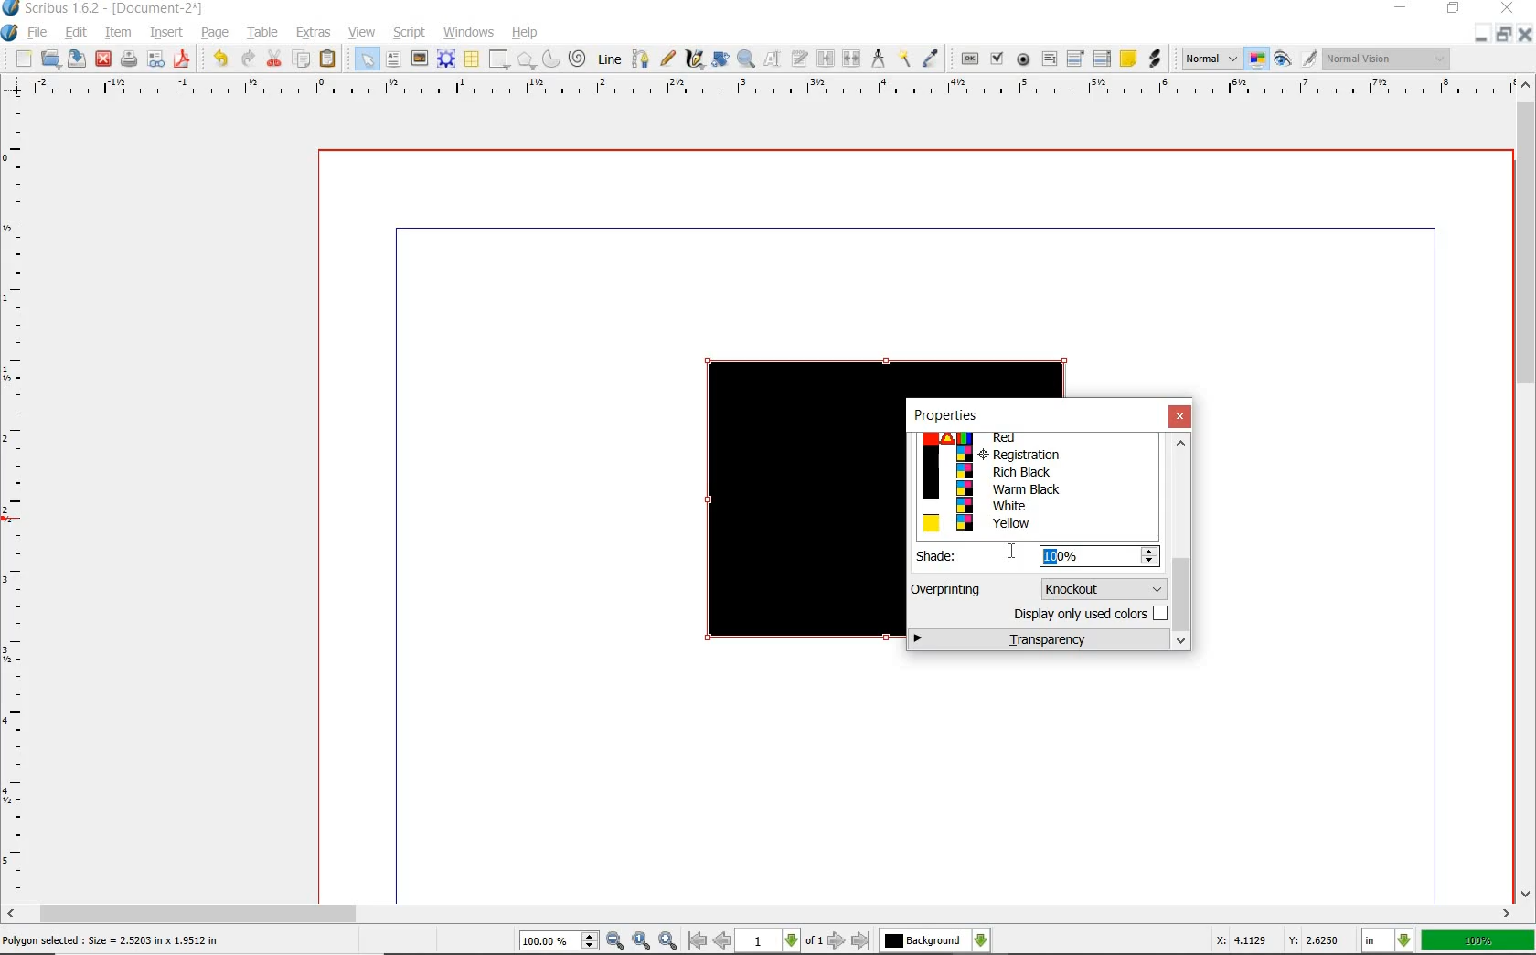 This screenshot has width=1536, height=955. What do you see at coordinates (131, 61) in the screenshot?
I see `print` at bounding box center [131, 61].